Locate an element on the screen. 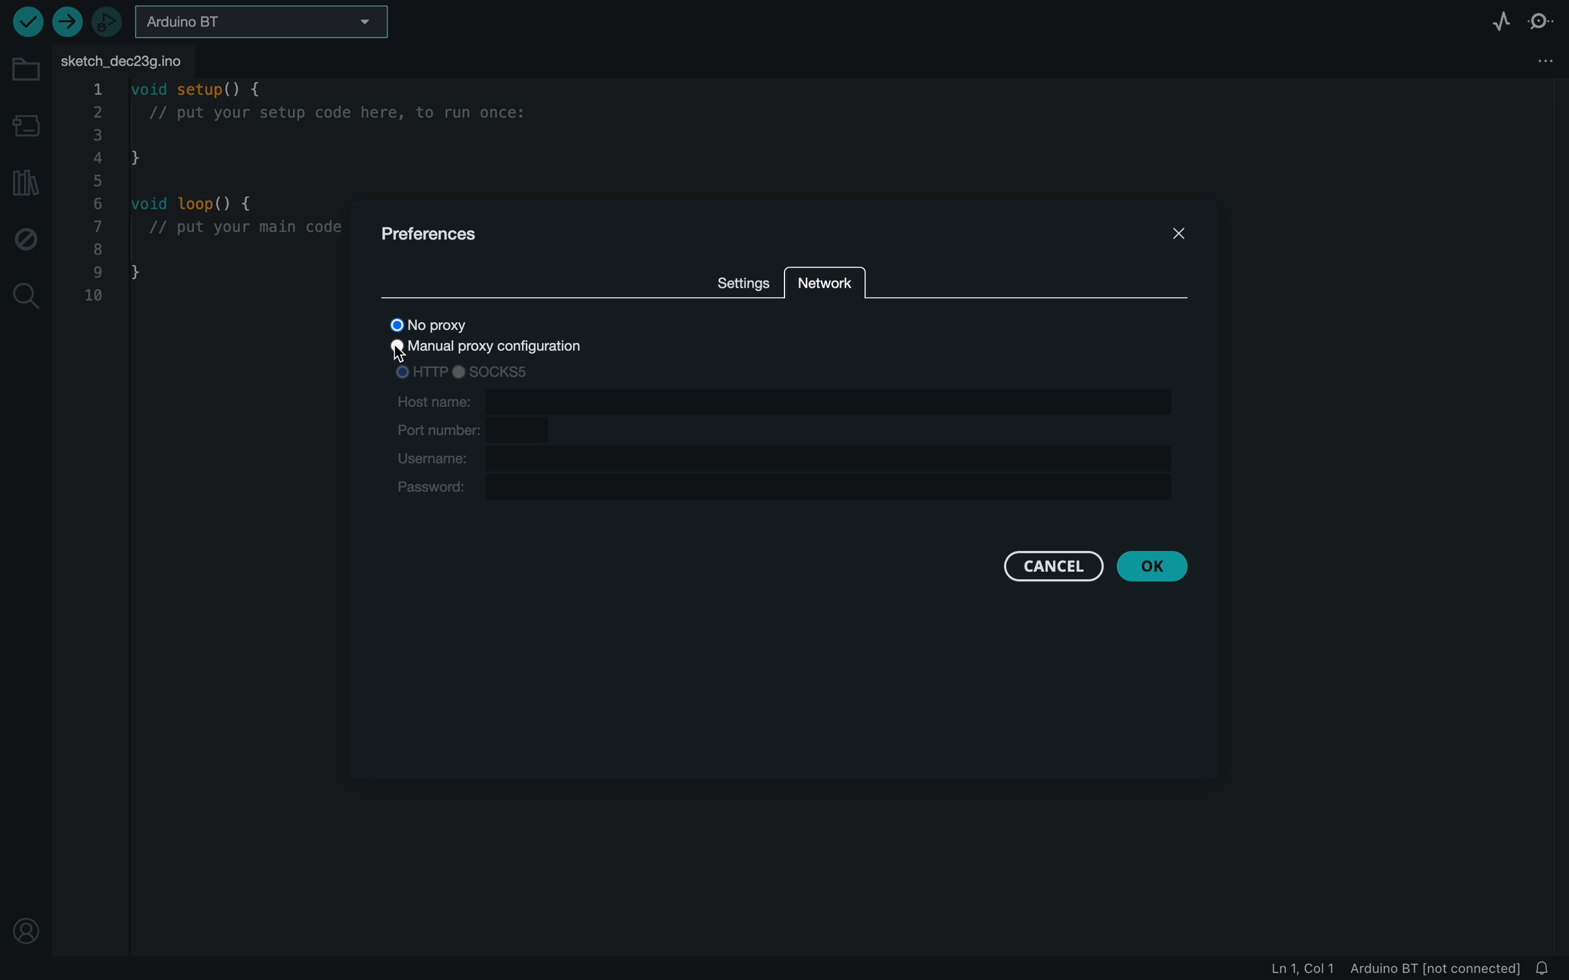 This screenshot has height=980, width=1569. library manager is located at coordinates (23, 183).